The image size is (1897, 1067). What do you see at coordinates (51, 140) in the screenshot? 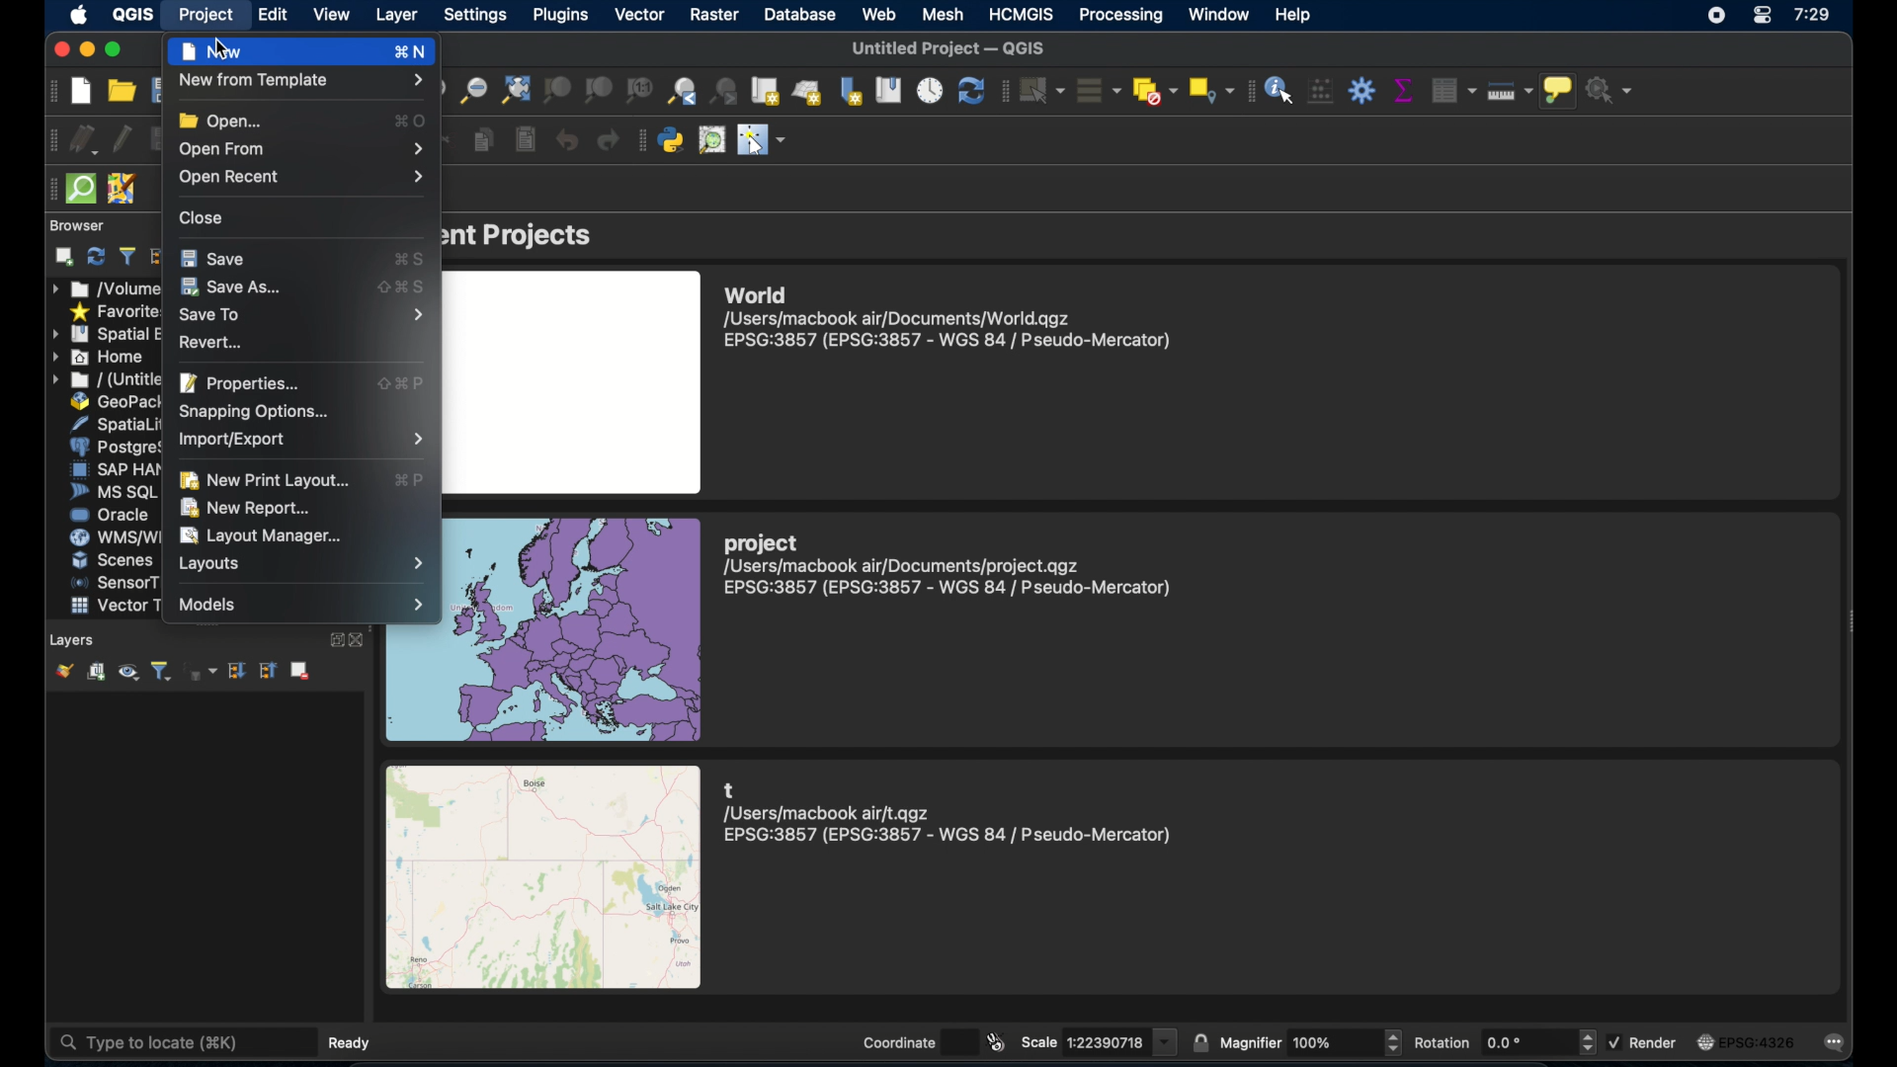
I see `digitizing toolbar` at bounding box center [51, 140].